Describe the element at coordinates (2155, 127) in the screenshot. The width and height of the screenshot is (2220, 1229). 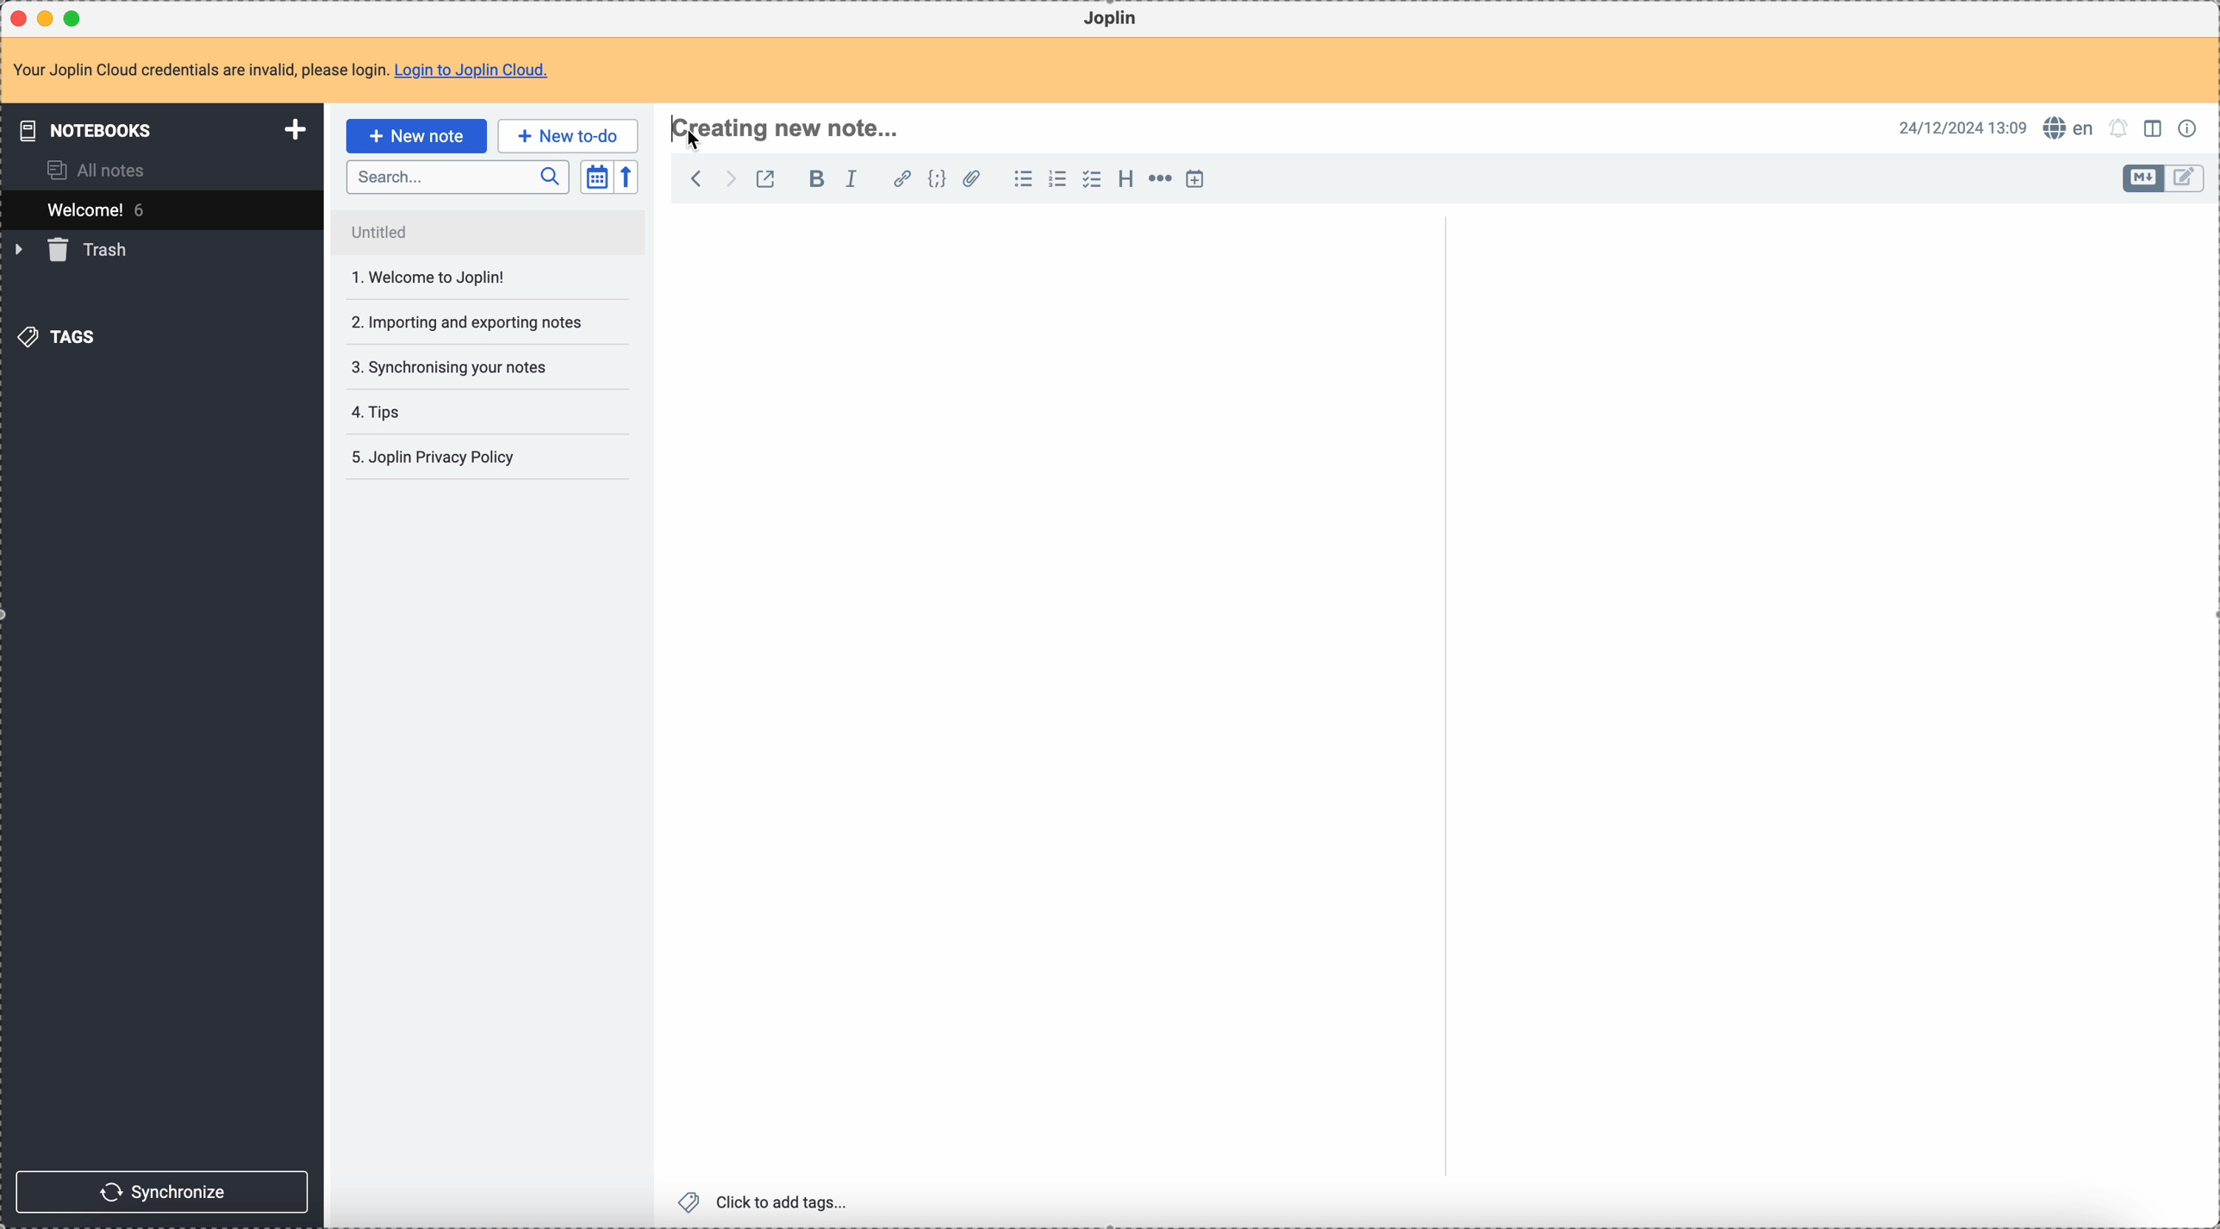
I see `toggle edit layout` at that location.